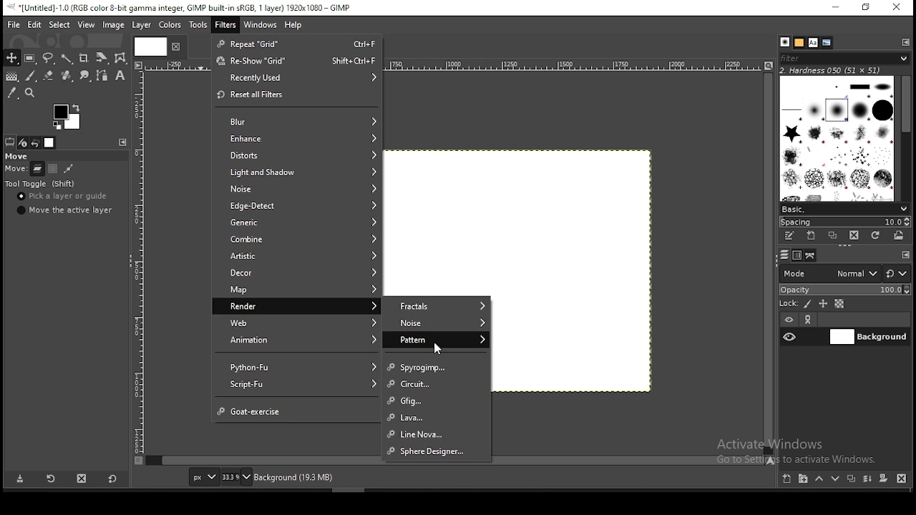  Describe the element at coordinates (298, 78) in the screenshot. I see `recently used` at that location.